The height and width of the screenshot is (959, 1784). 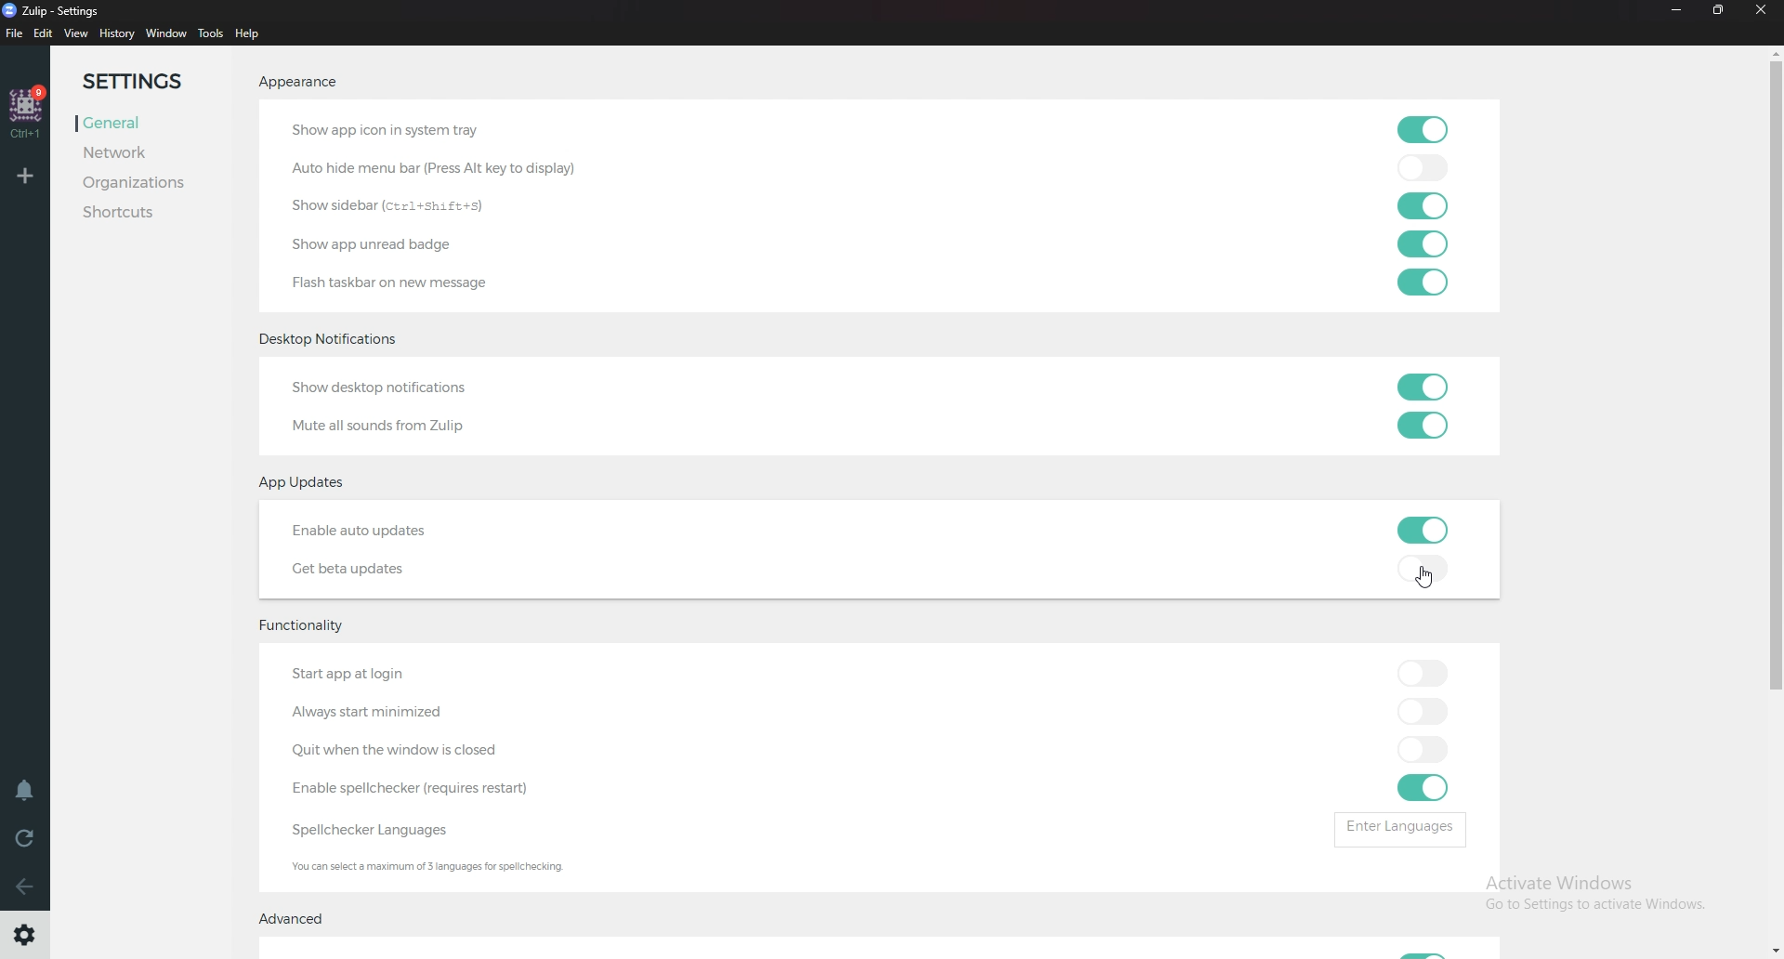 I want to click on Enable do not disturb, so click(x=23, y=788).